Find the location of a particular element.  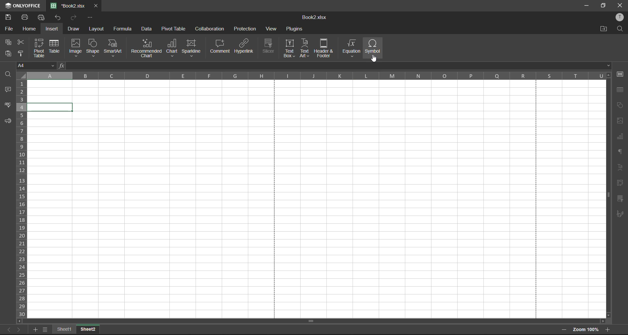

home is located at coordinates (29, 29).